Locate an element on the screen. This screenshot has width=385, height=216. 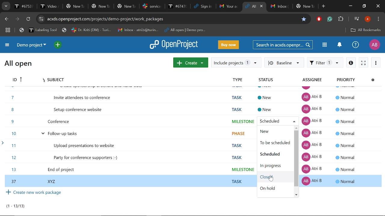
Filter is located at coordinates (325, 62).